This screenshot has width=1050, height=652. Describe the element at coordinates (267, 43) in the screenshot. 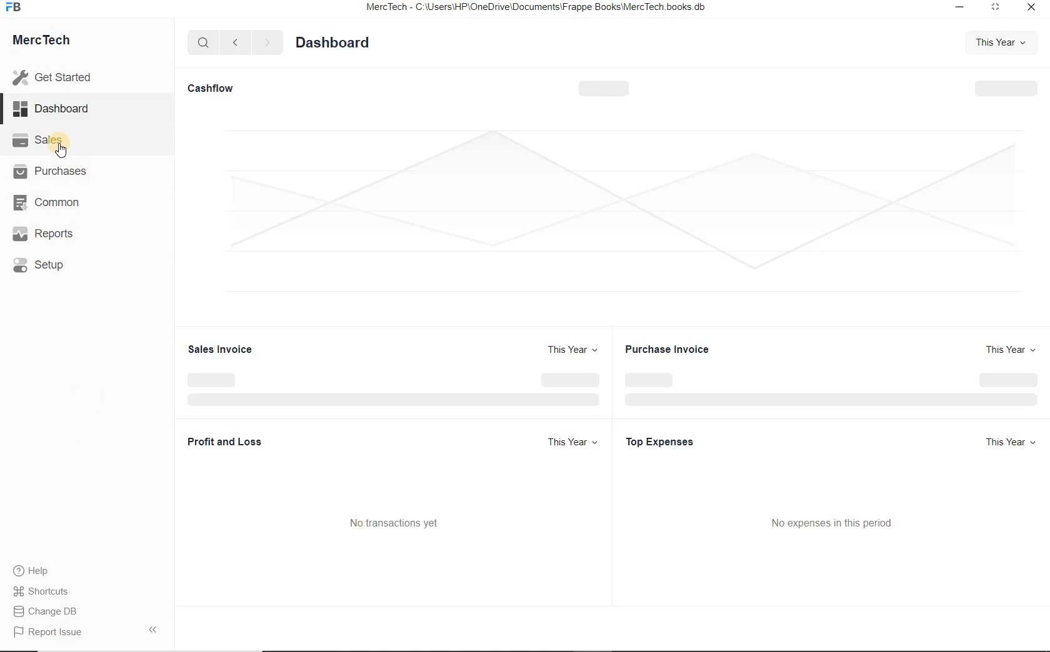

I see `Go forward` at that location.